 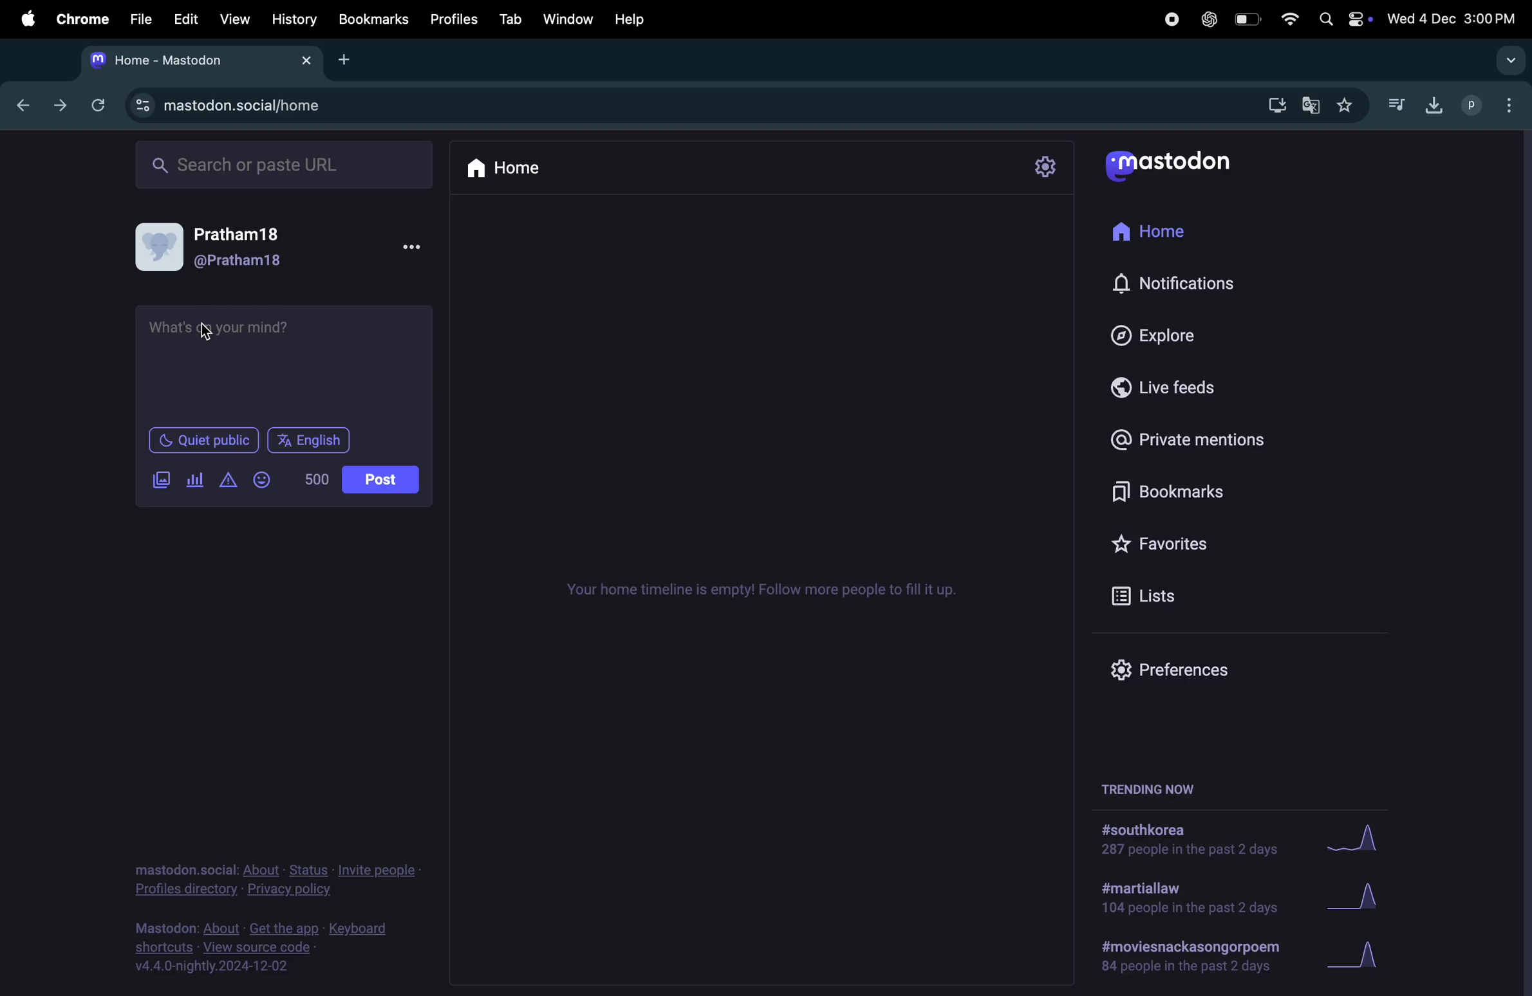 I want to click on music, so click(x=1394, y=101).